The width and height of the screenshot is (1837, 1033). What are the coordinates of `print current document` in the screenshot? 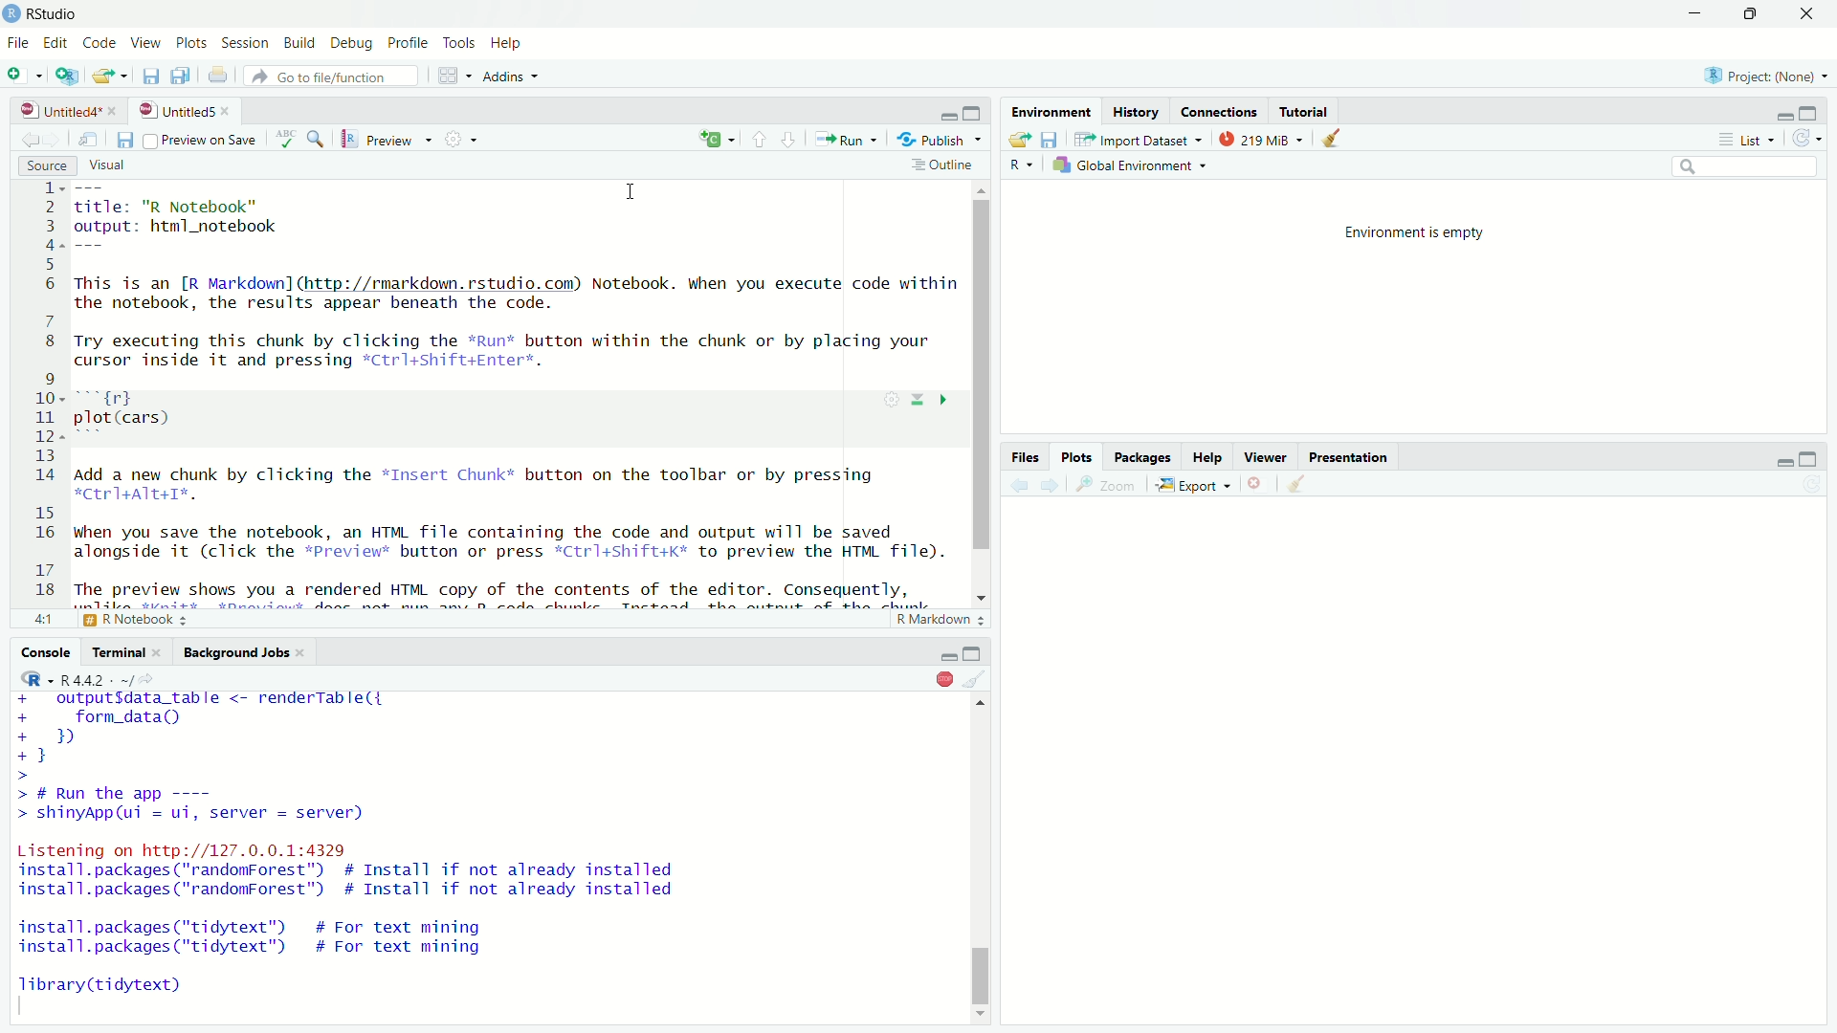 It's located at (217, 76).